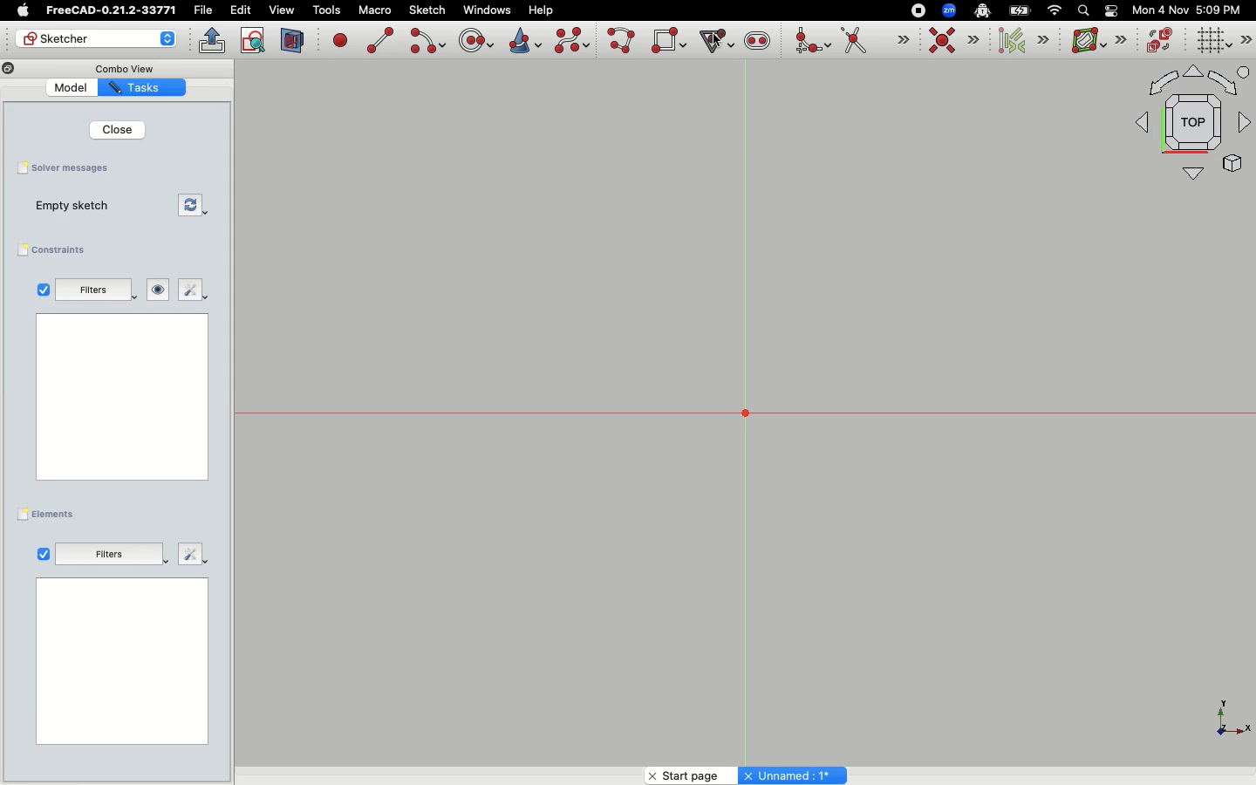 This screenshot has width=1256, height=785. What do you see at coordinates (21, 10) in the screenshot?
I see `Apple Logo` at bounding box center [21, 10].